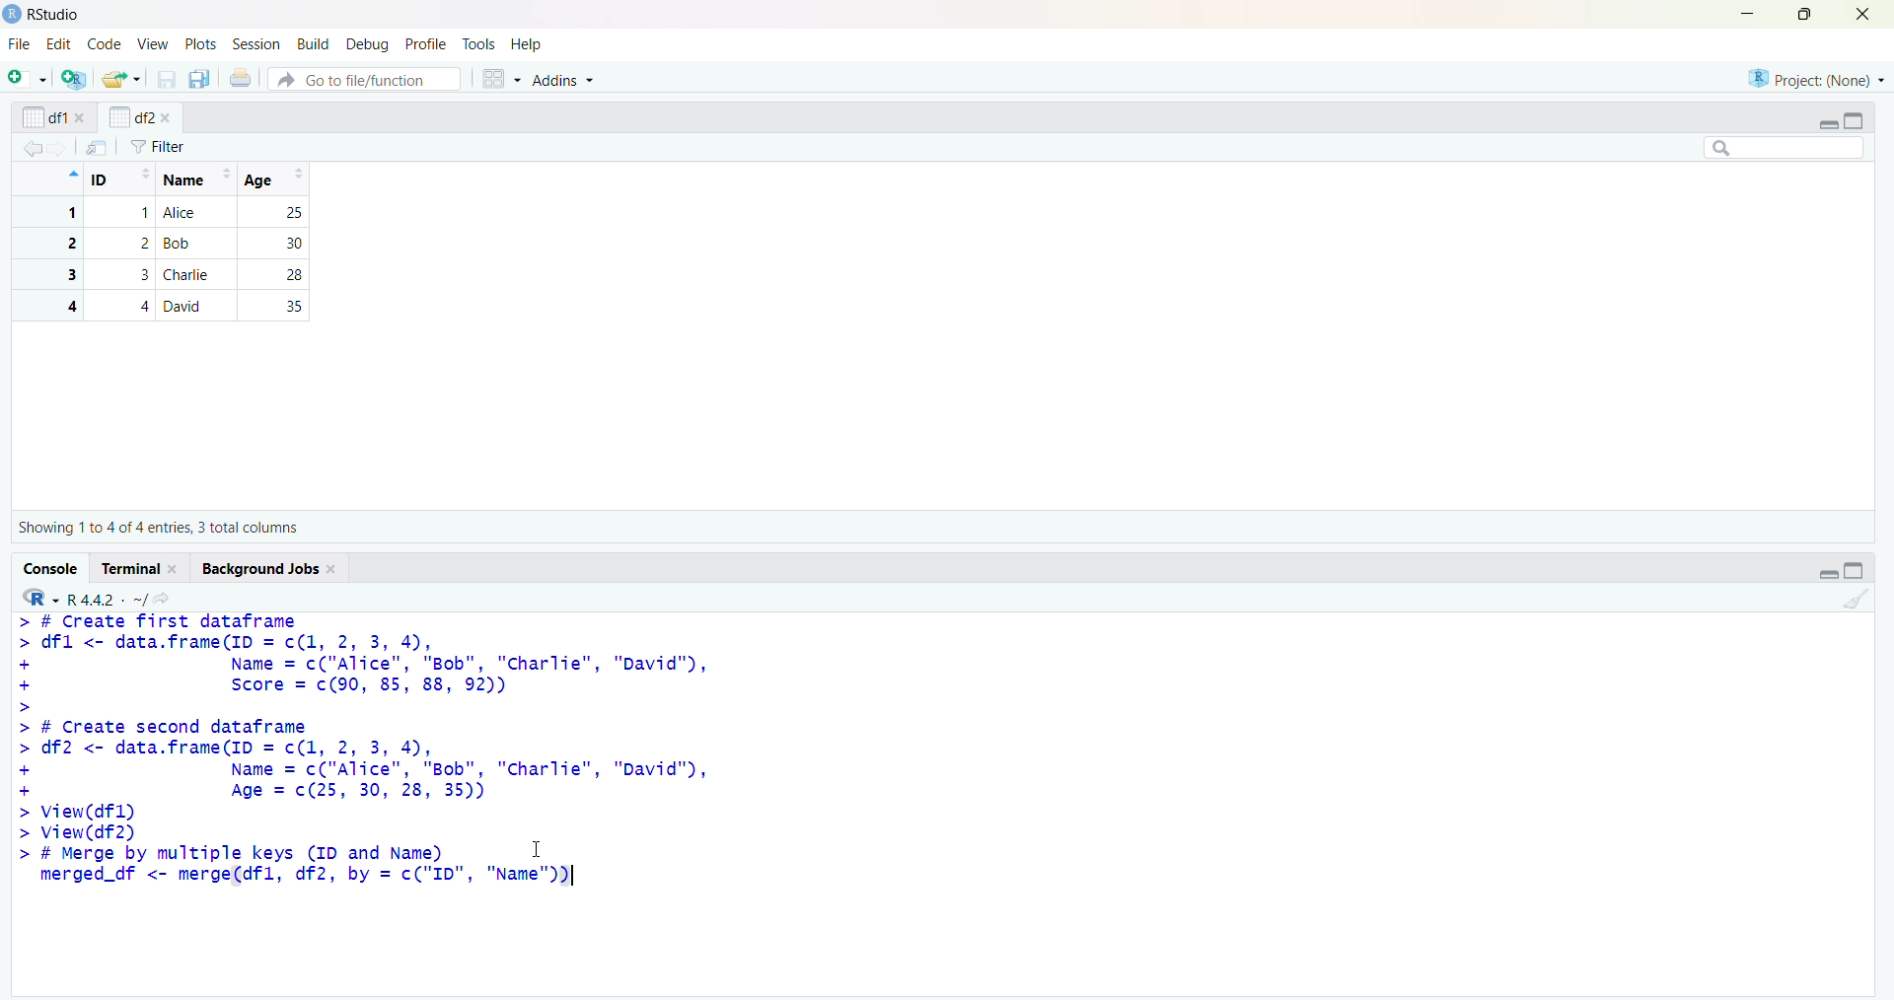  I want to click on 2 2 Bob 30, so click(170, 244).